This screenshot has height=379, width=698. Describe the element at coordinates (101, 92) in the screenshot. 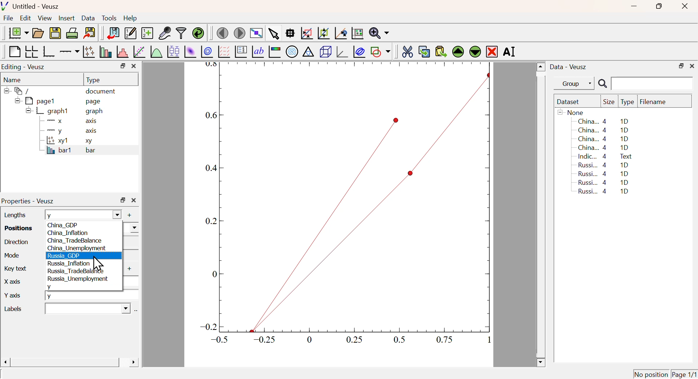

I see `document` at that location.